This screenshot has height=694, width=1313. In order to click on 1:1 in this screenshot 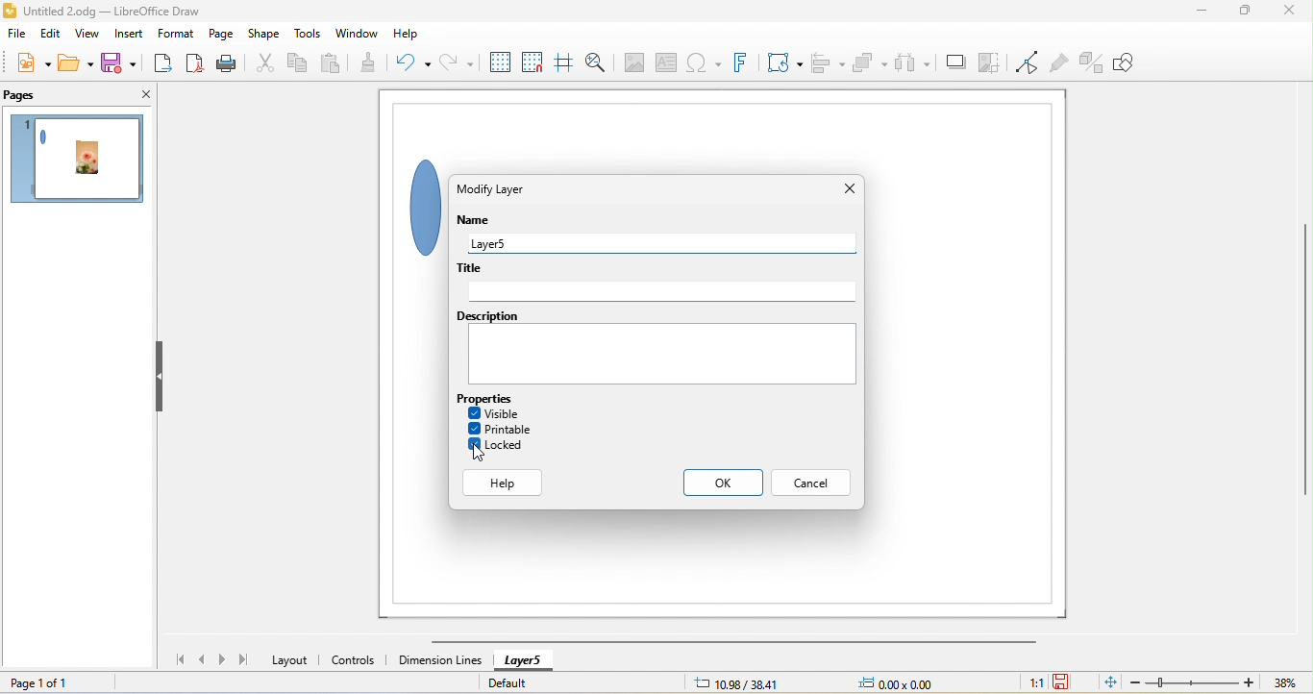, I will do `click(1034, 682)`.